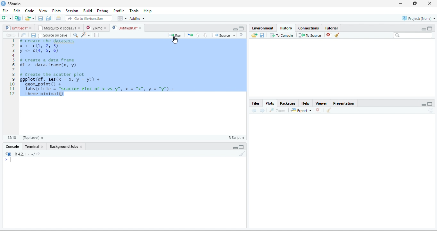 Image resolution: width=437 pixels, height=231 pixels. What do you see at coordinates (190, 35) in the screenshot?
I see `Re-run the previous code region` at bounding box center [190, 35].